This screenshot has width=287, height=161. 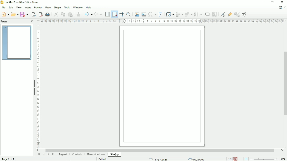 What do you see at coordinates (285, 83) in the screenshot?
I see `Vertical scrollbar` at bounding box center [285, 83].